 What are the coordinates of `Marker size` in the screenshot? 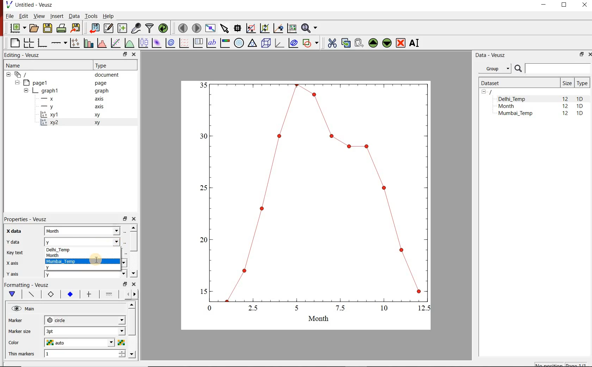 It's located at (20, 332).